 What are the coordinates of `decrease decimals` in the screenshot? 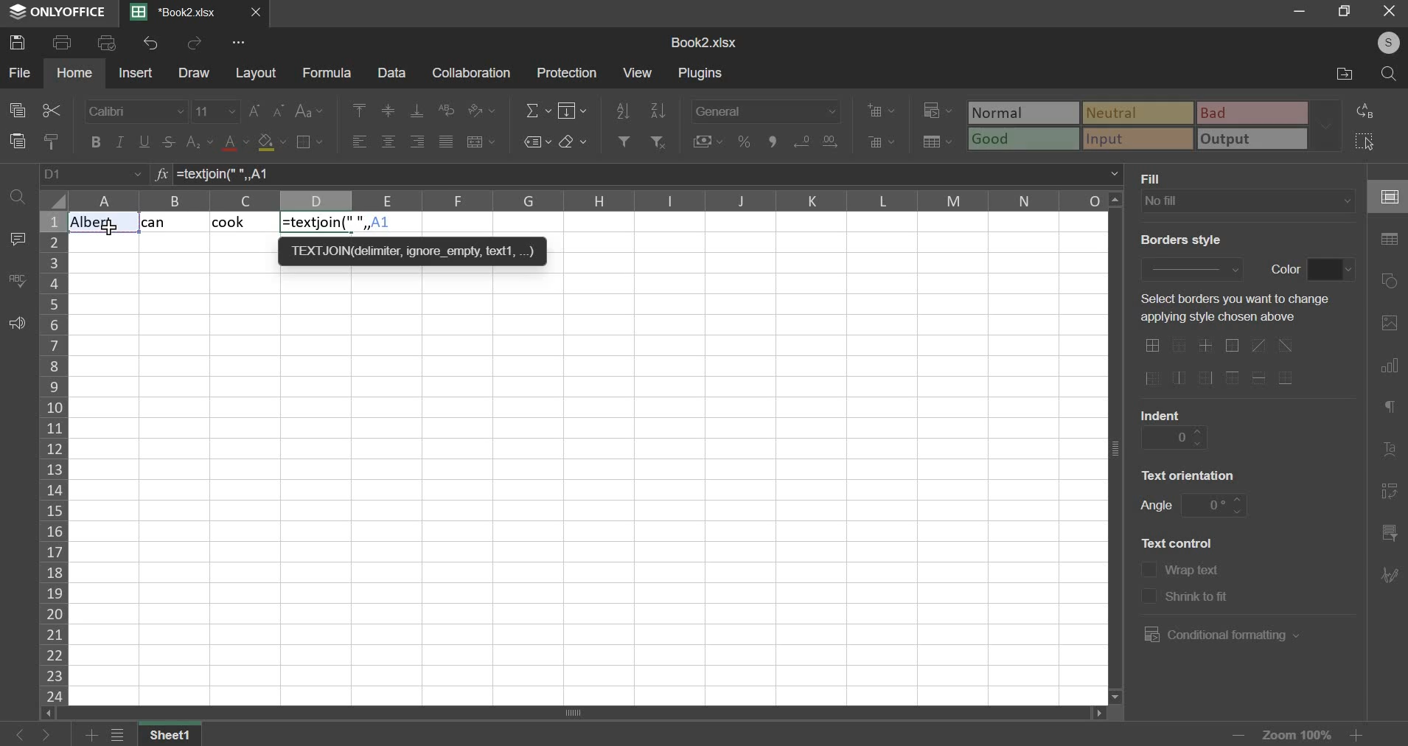 It's located at (830, 139).